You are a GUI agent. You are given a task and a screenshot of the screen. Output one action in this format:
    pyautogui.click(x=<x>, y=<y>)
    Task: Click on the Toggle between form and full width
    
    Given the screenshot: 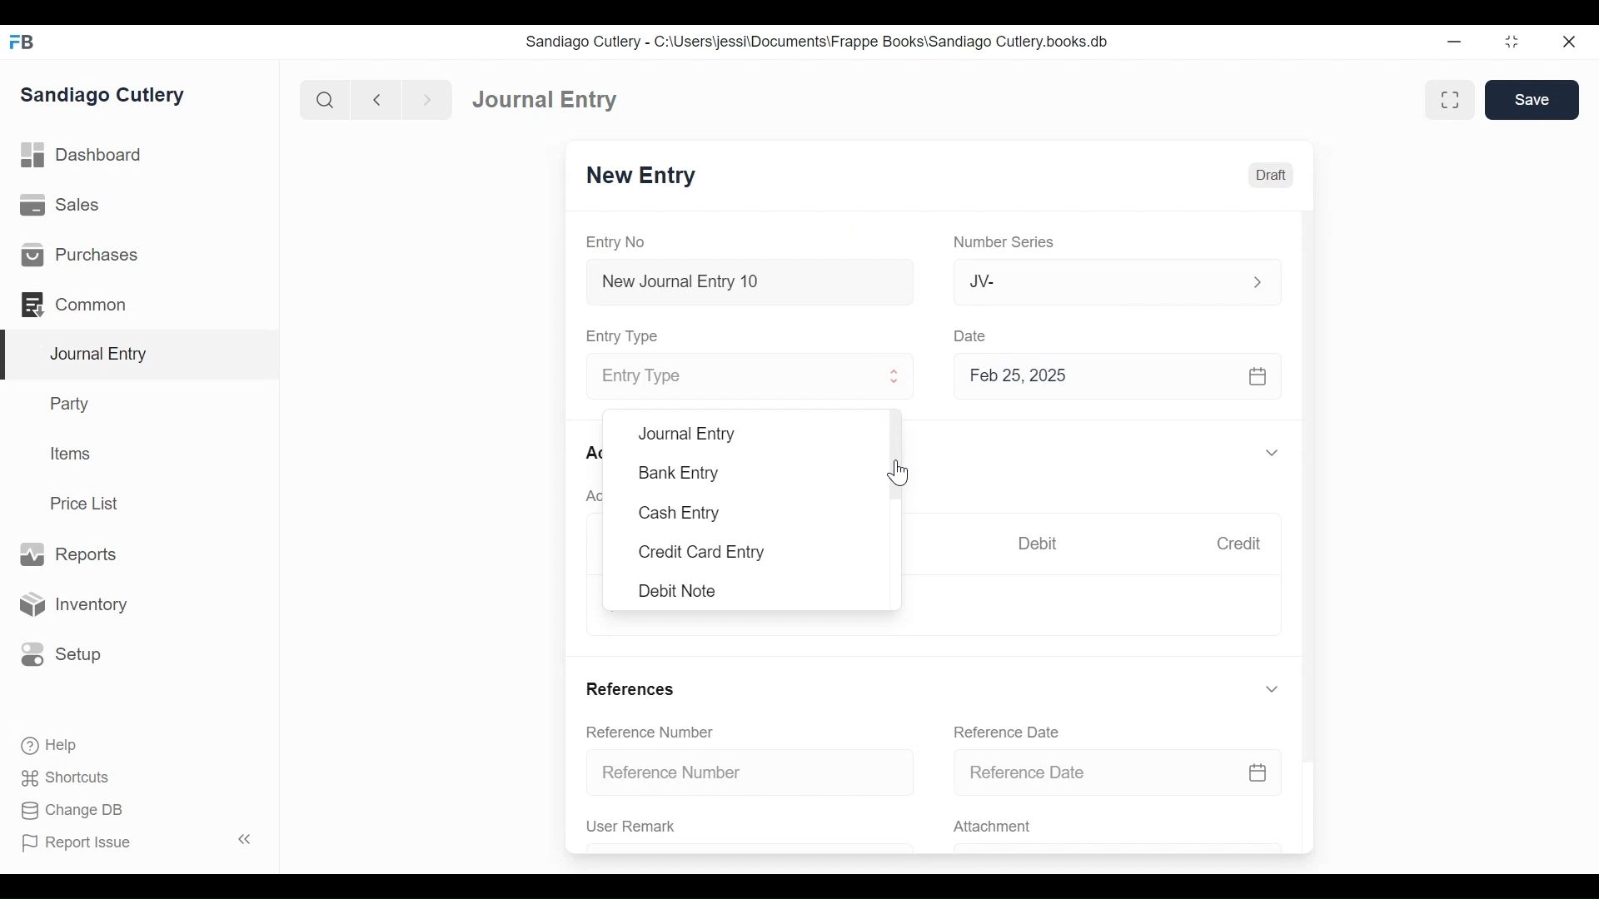 What is the action you would take?
    pyautogui.click(x=1447, y=98)
    